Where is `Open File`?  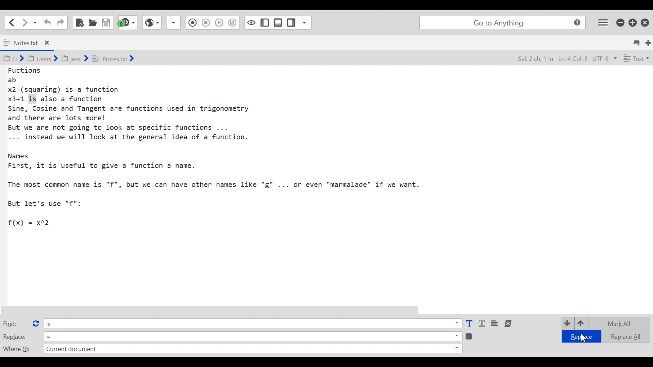
Open File is located at coordinates (93, 22).